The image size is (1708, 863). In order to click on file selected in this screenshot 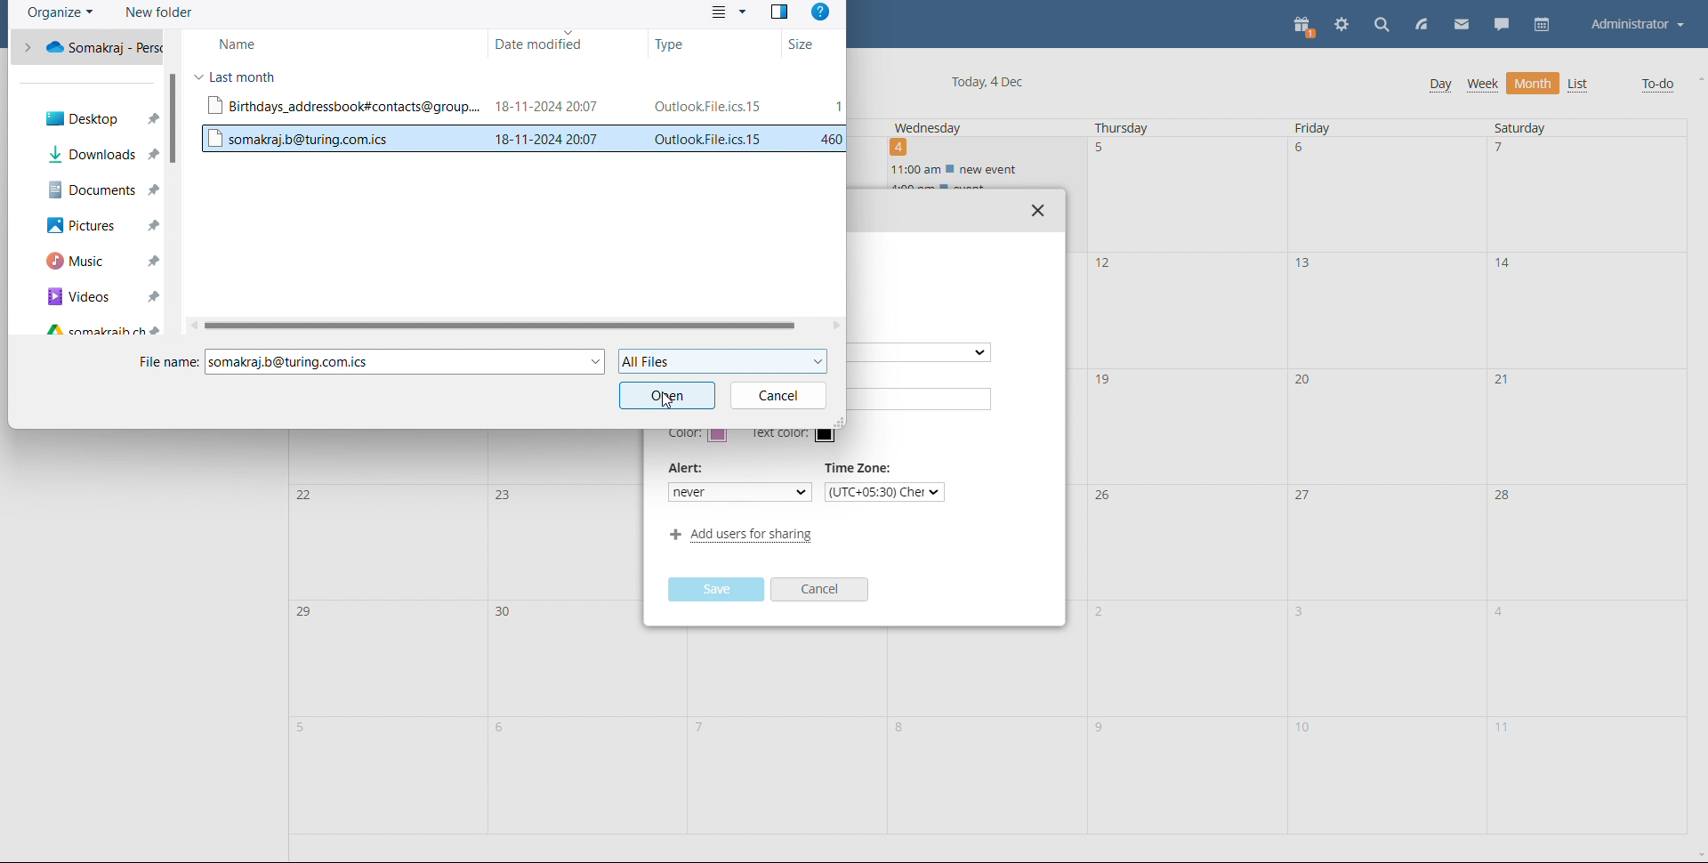, I will do `click(521, 138)`.